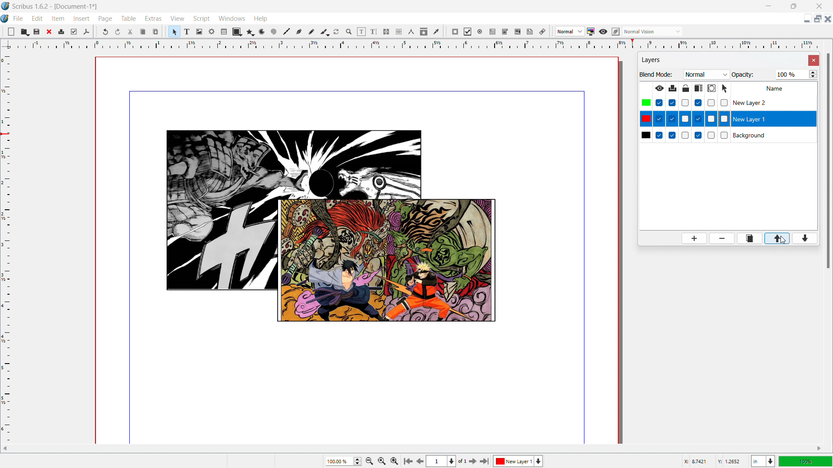 This screenshot has height=468, width=833. What do you see at coordinates (386, 32) in the screenshot?
I see `link text frames` at bounding box center [386, 32].